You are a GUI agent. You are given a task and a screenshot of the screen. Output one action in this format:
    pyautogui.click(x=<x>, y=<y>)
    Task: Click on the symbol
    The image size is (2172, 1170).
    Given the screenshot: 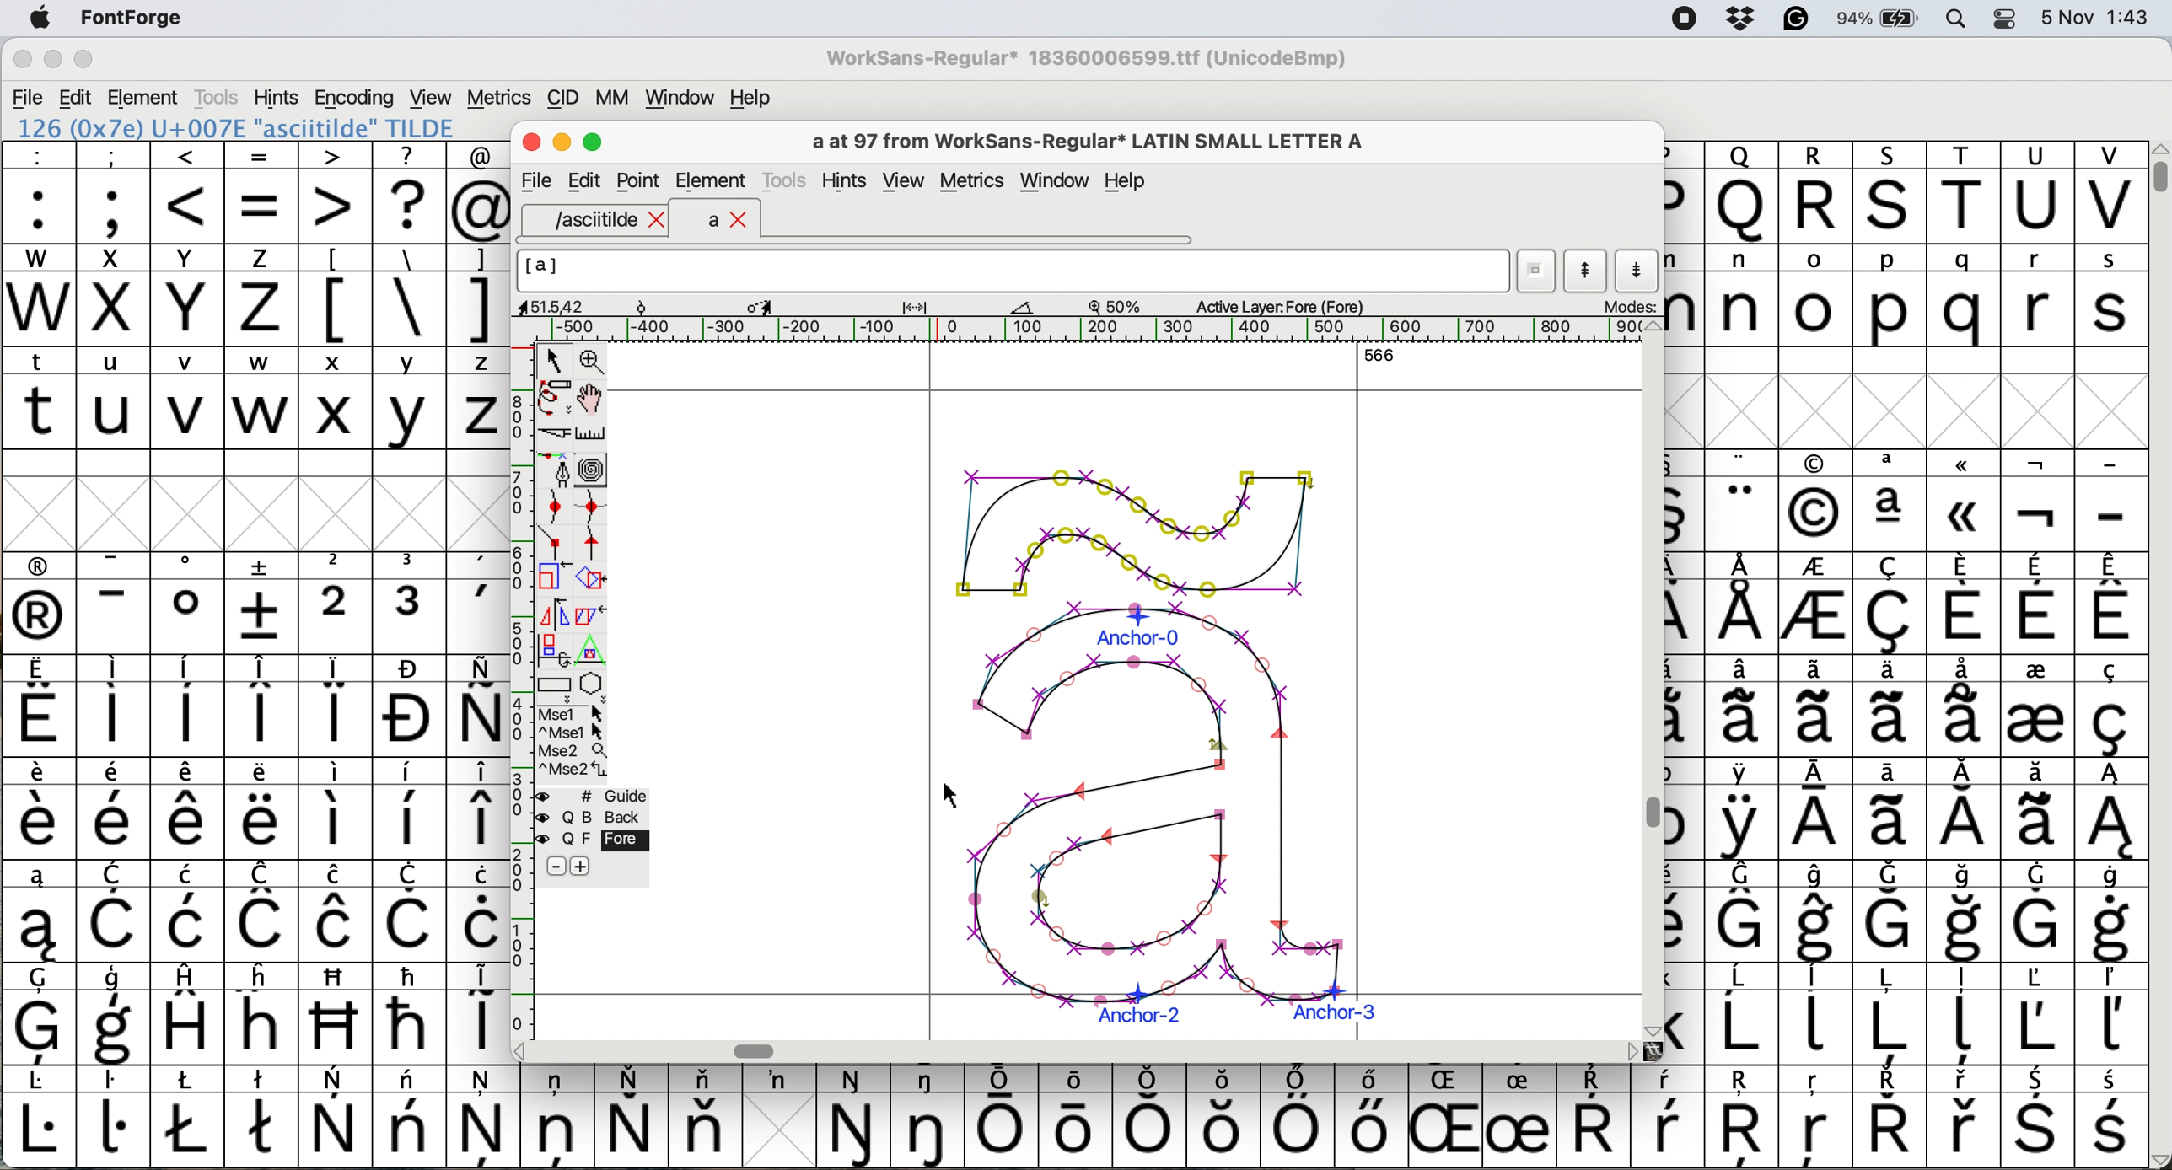 What is the action you would take?
    pyautogui.click(x=1890, y=809)
    